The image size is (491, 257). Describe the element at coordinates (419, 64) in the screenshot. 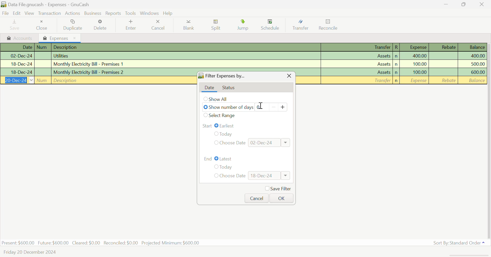

I see `Amount` at that location.